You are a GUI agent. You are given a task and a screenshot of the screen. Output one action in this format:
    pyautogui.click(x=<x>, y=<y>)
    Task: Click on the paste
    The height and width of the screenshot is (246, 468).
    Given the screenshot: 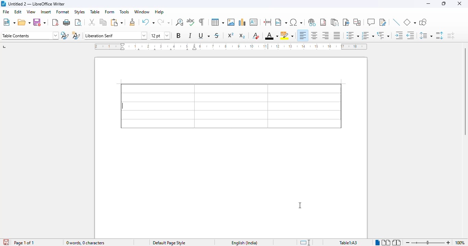 What is the action you would take?
    pyautogui.click(x=117, y=22)
    